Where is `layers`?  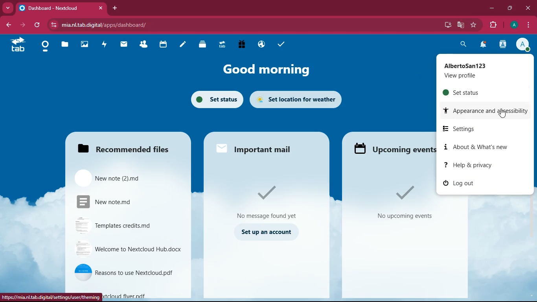 layers is located at coordinates (203, 45).